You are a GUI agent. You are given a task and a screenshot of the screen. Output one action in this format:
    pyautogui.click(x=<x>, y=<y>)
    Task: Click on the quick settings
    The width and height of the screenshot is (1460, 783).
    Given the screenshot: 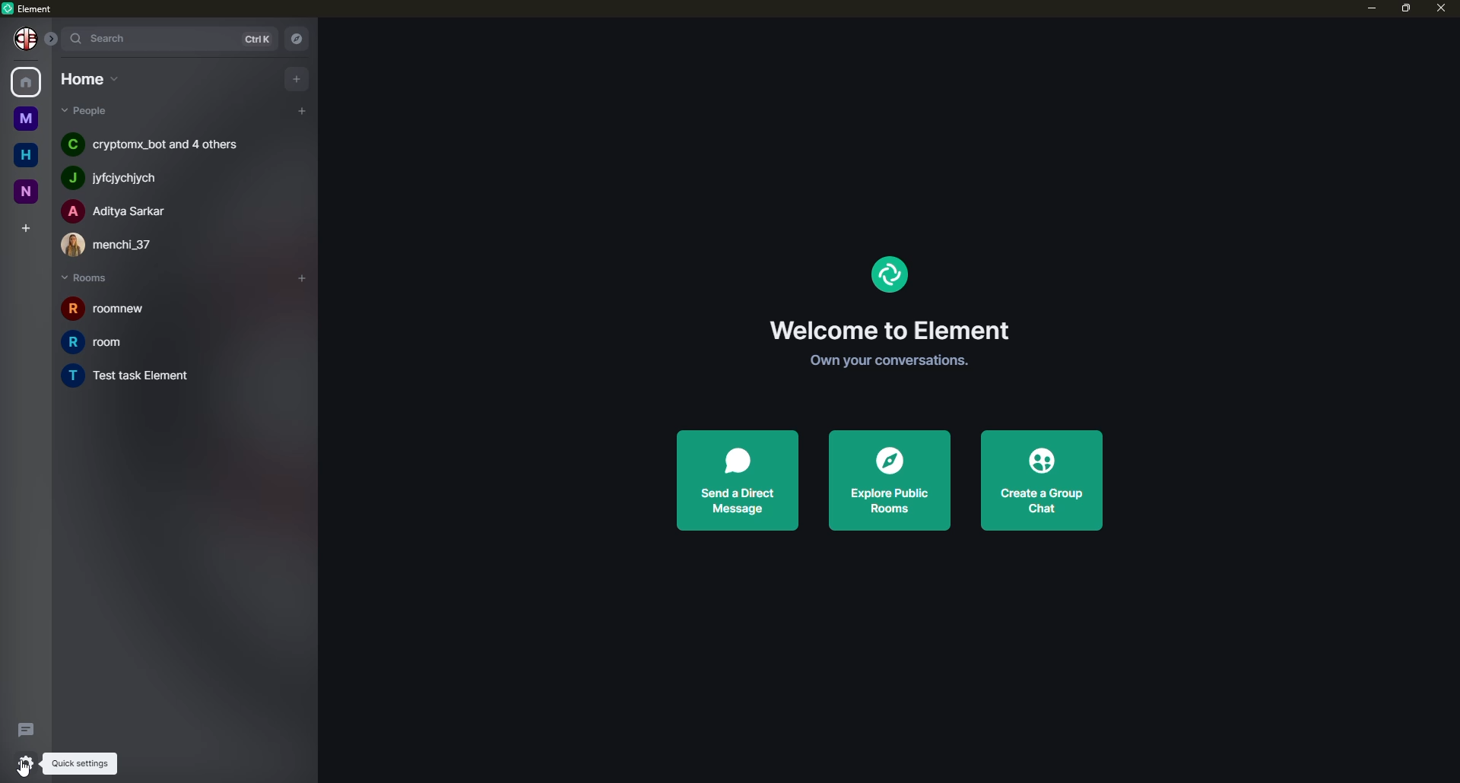 What is the action you would take?
    pyautogui.click(x=78, y=763)
    